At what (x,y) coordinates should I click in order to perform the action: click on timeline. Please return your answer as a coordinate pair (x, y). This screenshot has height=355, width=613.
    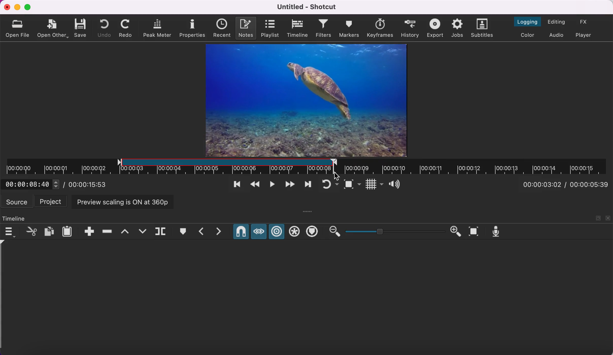
    Looking at the image, I should click on (297, 28).